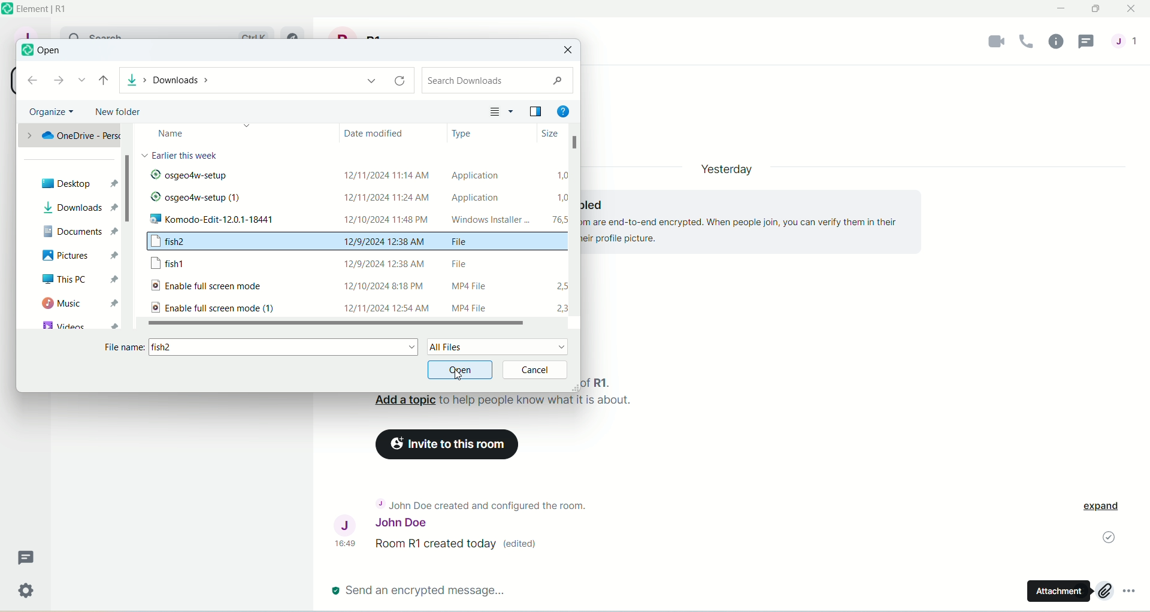  I want to click on element | R1, so click(55, 9).